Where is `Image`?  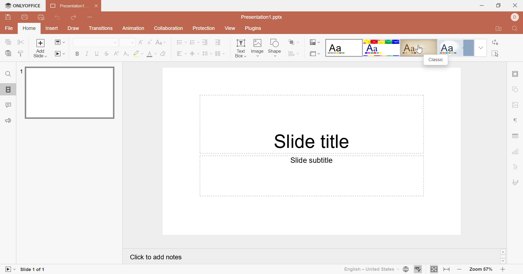
Image is located at coordinates (258, 47).